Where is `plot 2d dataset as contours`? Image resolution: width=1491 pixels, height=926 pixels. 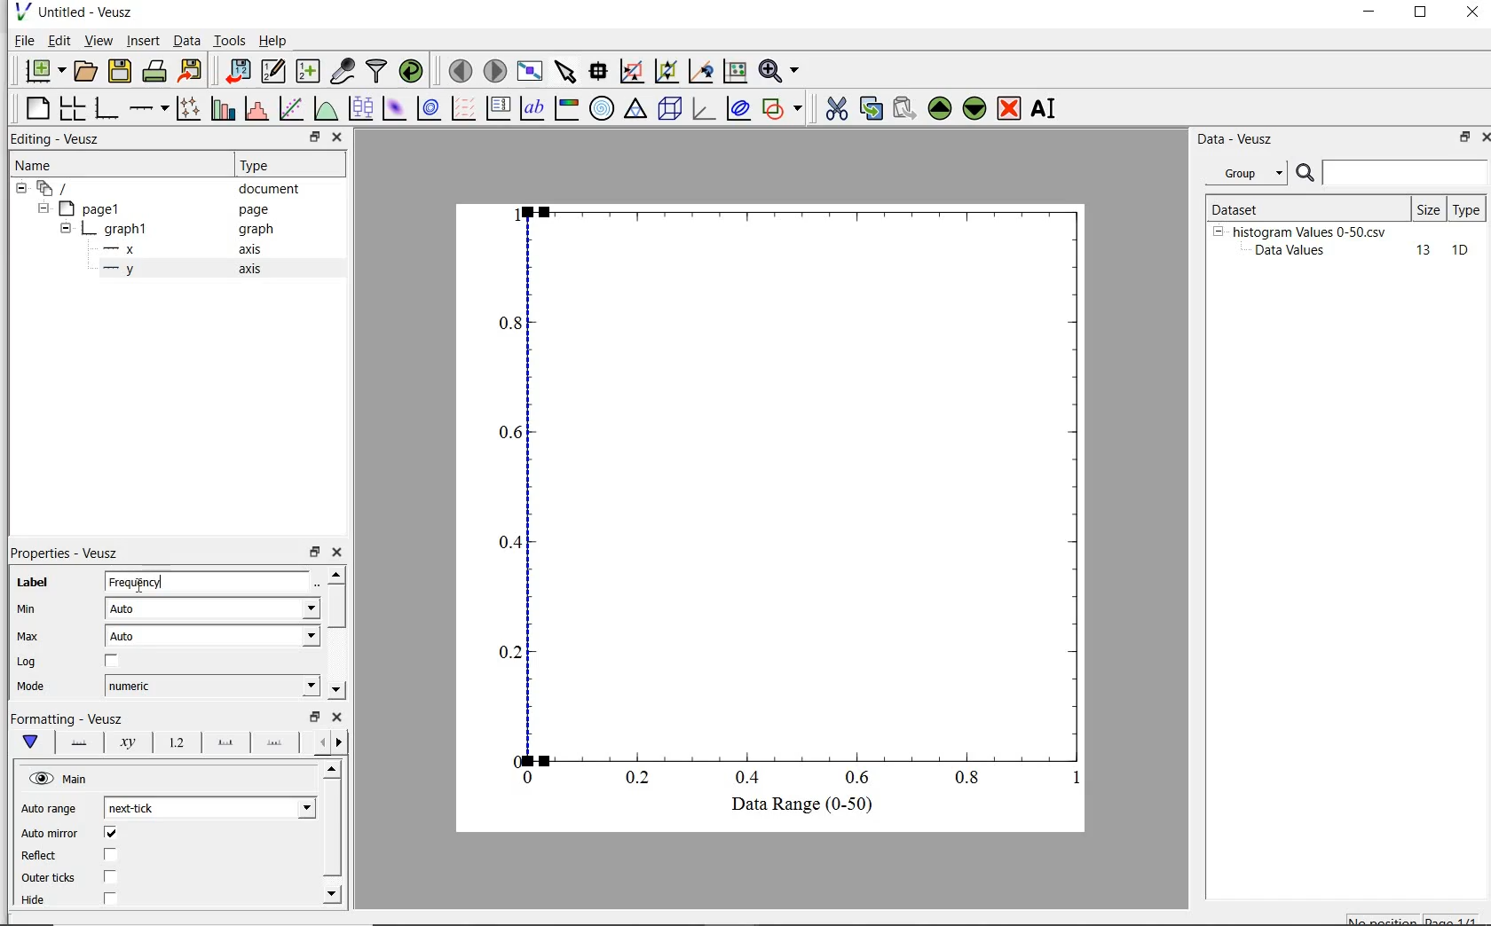 plot 2d dataset as contours is located at coordinates (429, 108).